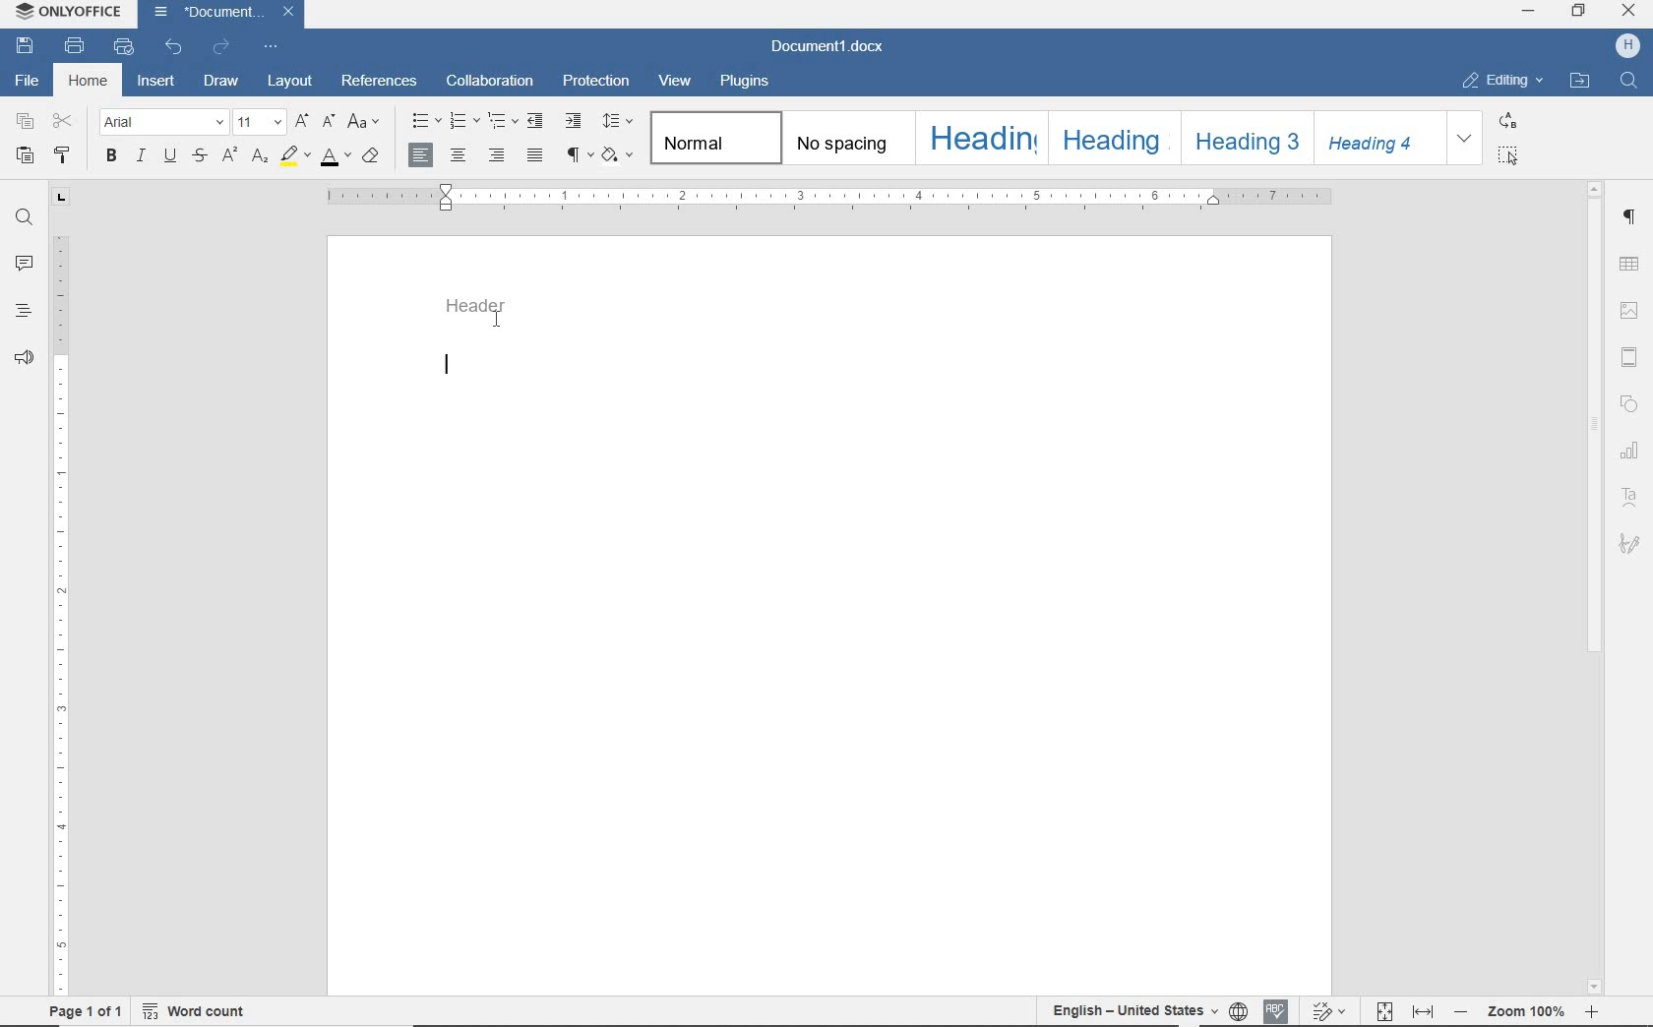 The width and height of the screenshot is (1653, 1027). Describe the element at coordinates (492, 81) in the screenshot. I see `collaboration` at that location.